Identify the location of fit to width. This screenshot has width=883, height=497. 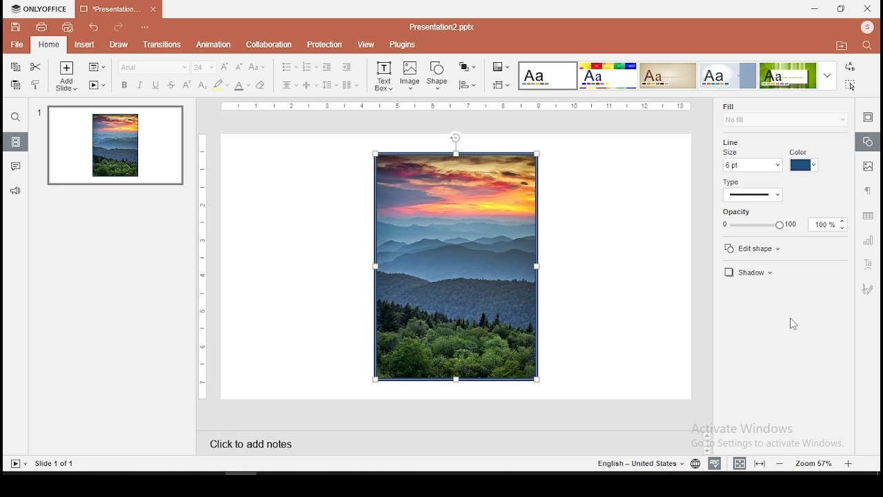
(738, 462).